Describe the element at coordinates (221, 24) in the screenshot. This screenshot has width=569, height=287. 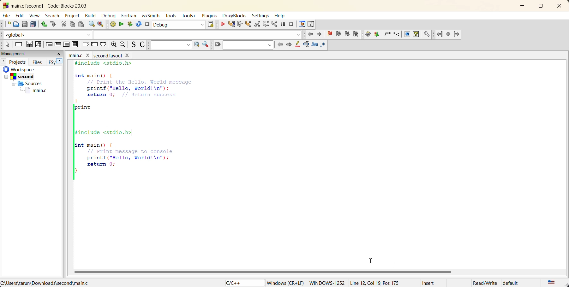
I see `continue` at that location.